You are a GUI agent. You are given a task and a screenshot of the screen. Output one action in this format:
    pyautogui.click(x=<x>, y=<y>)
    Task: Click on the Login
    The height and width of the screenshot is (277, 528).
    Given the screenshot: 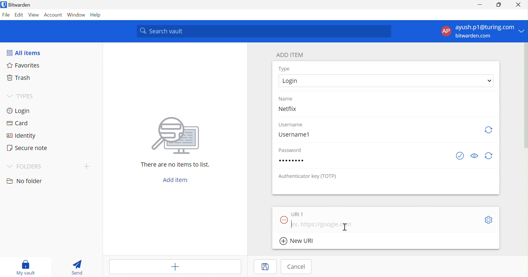 What is the action you would take?
    pyautogui.click(x=20, y=110)
    